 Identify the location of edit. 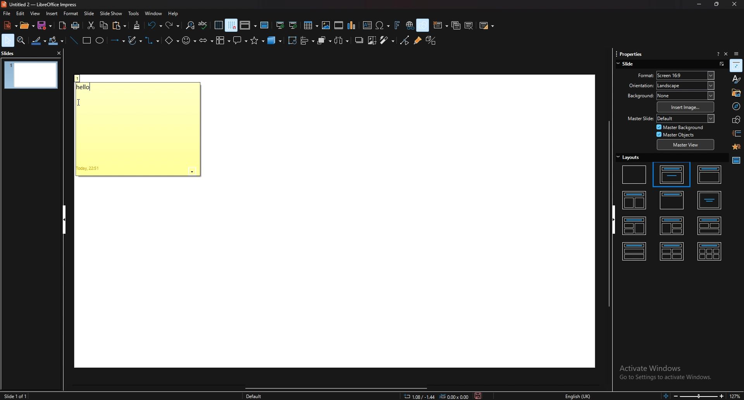
(20, 13).